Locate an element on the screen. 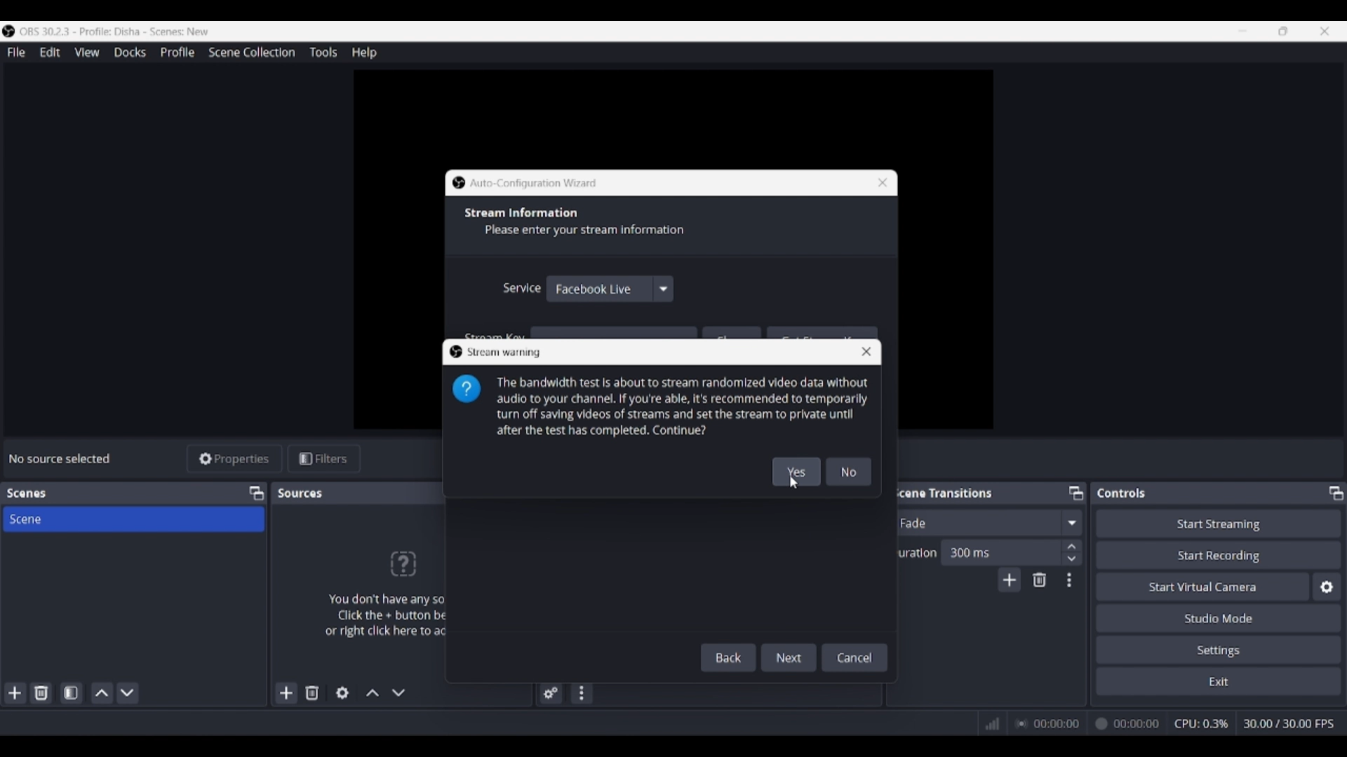 This screenshot has width=1347, height=757. Cursor is located at coordinates (790, 485).